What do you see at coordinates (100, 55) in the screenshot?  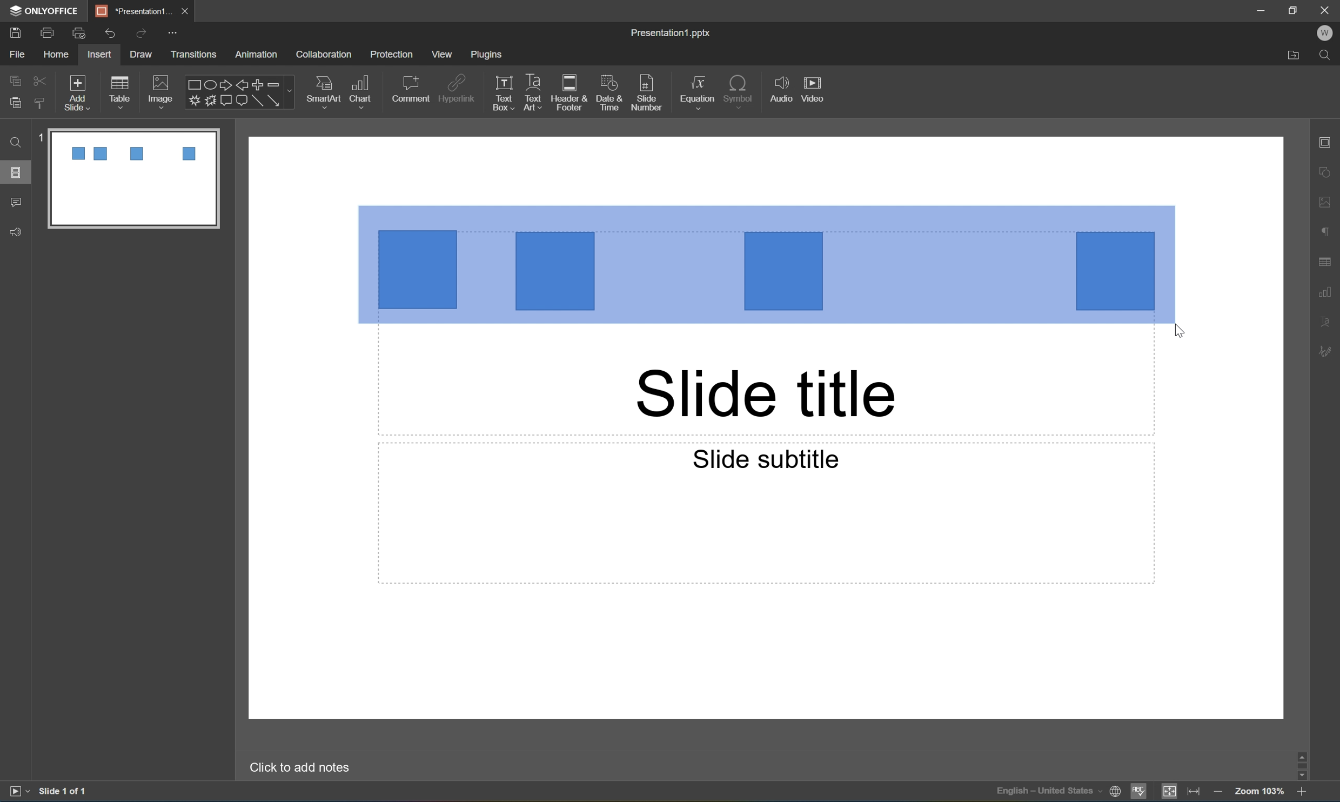 I see `insert` at bounding box center [100, 55].